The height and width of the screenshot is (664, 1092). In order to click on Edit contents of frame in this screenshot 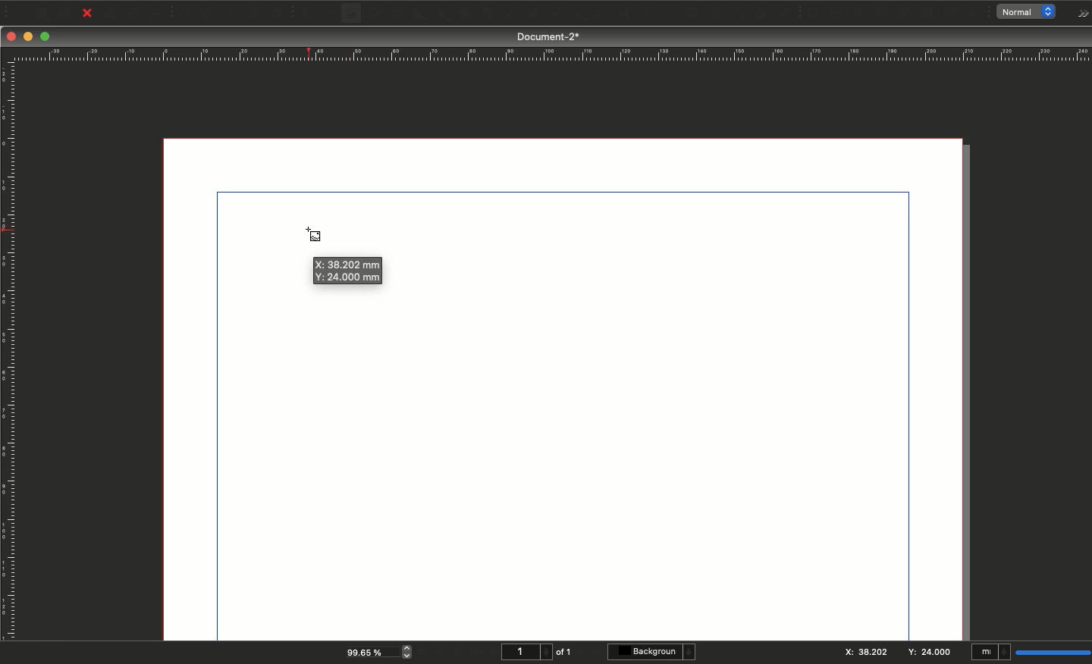, I will do `click(632, 14)`.